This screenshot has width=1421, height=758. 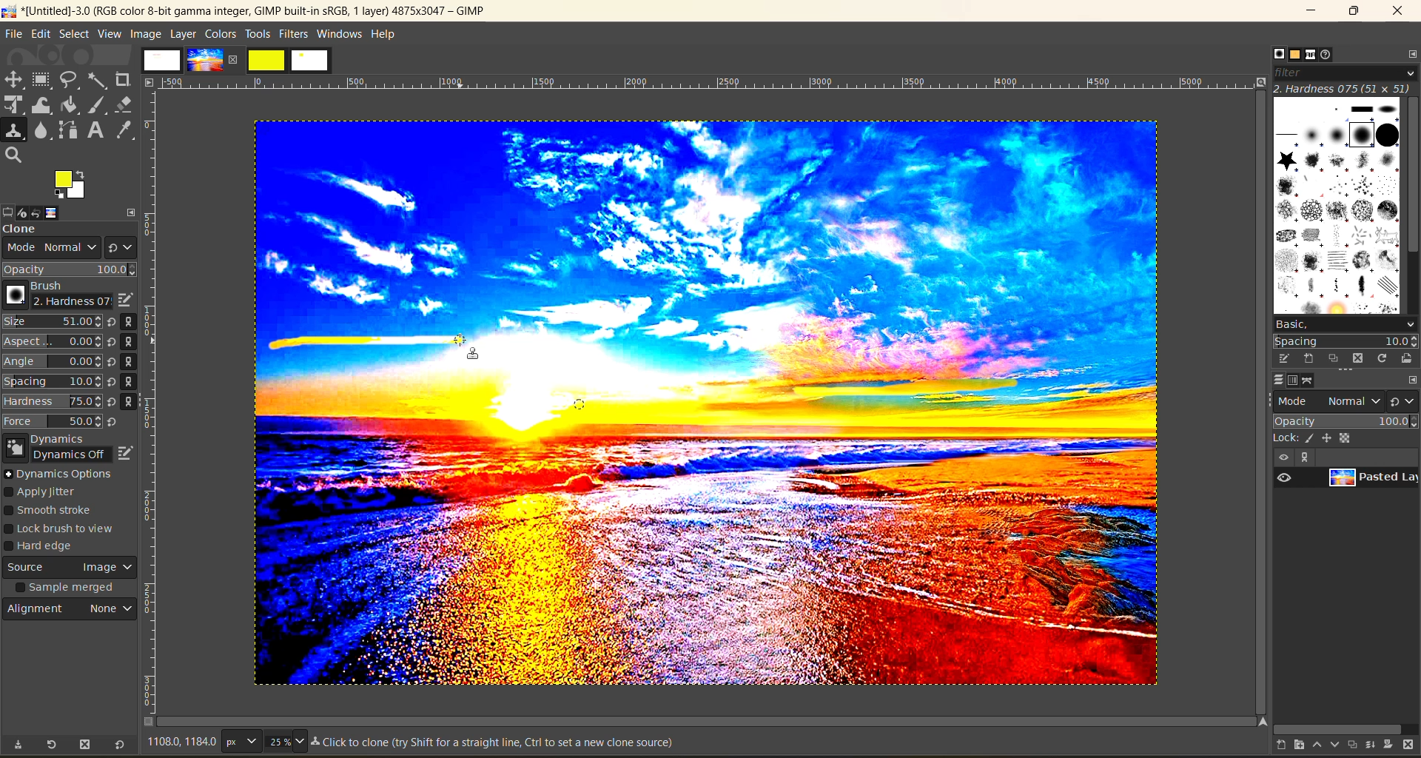 What do you see at coordinates (1405, 359) in the screenshot?
I see `open brush as image` at bounding box center [1405, 359].